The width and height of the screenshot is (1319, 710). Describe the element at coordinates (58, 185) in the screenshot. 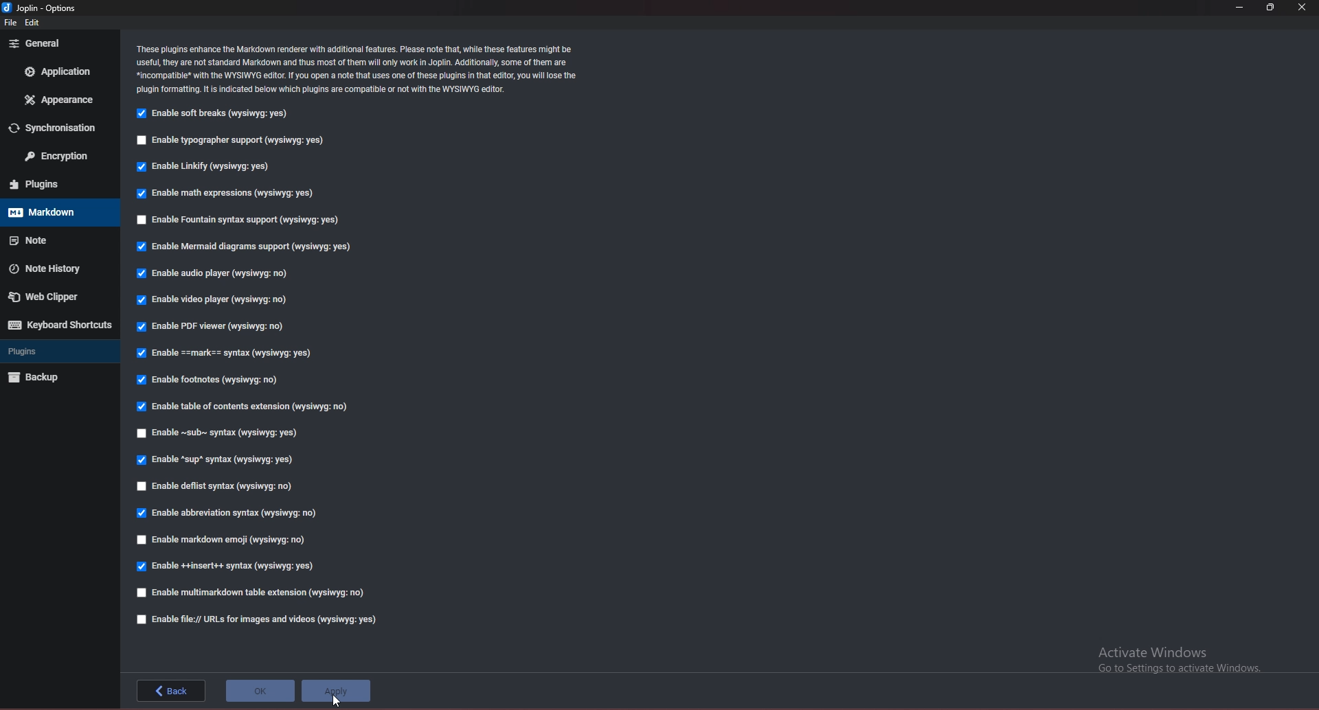

I see `plugins` at that location.